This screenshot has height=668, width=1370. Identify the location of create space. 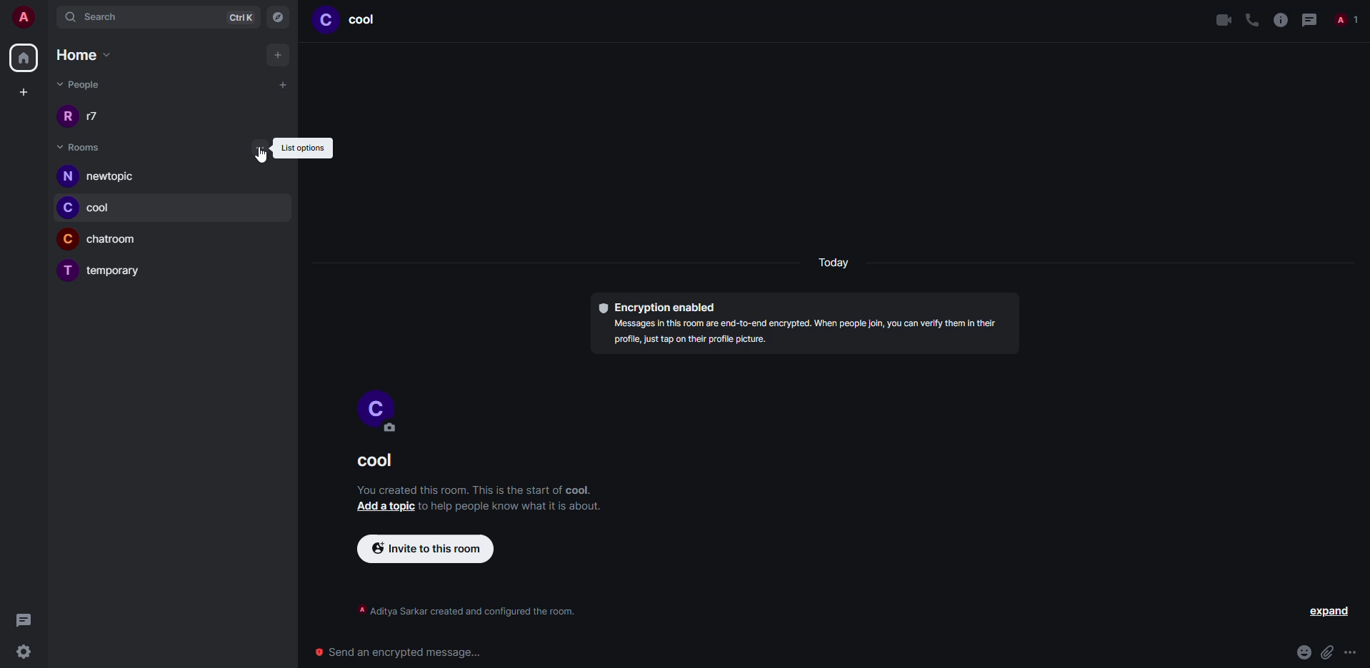
(20, 92).